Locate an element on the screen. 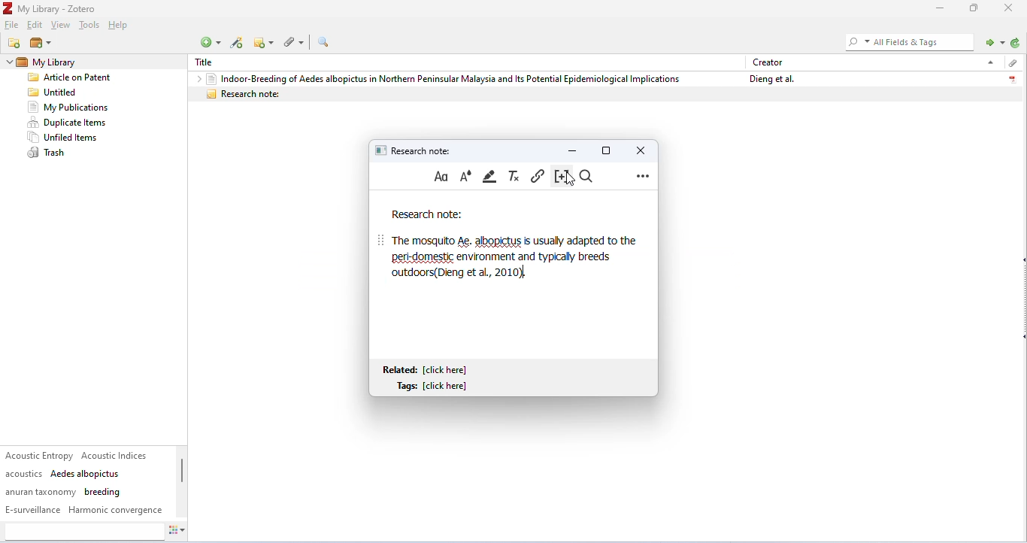 This screenshot has height=543, width=1027. Untitled is located at coordinates (56, 93).